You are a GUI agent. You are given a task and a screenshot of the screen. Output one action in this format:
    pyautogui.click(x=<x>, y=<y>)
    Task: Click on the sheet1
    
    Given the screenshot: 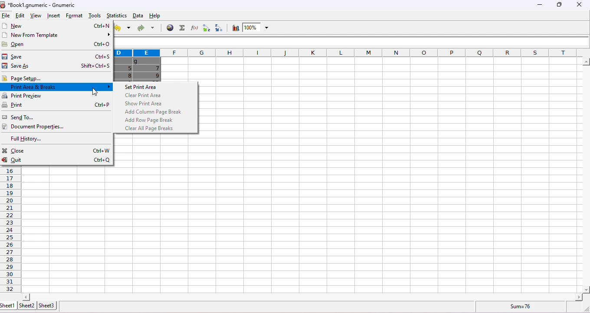 What is the action you would take?
    pyautogui.click(x=8, y=306)
    